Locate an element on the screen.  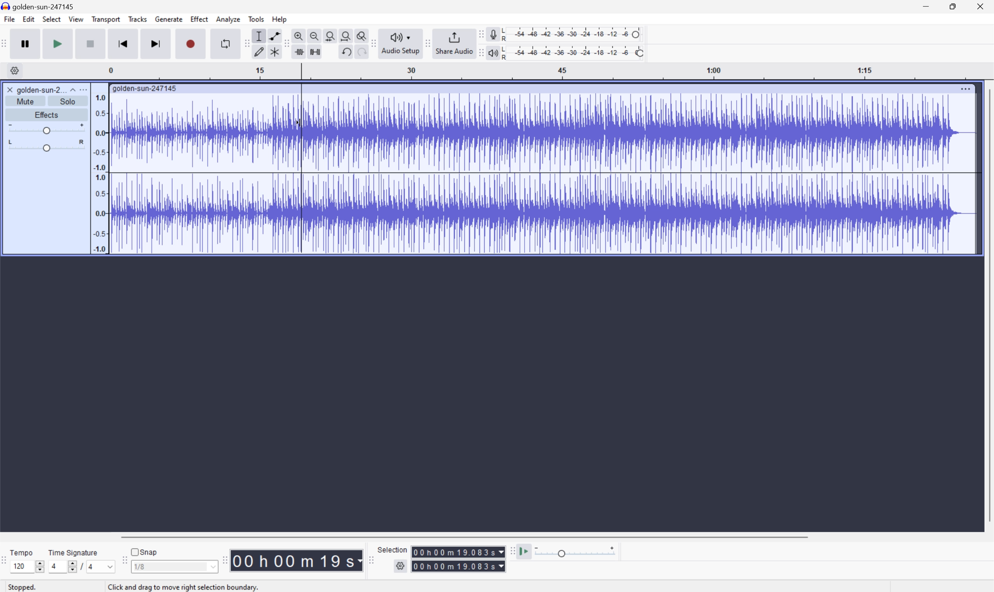
golden-sun-247145 is located at coordinates (145, 88).